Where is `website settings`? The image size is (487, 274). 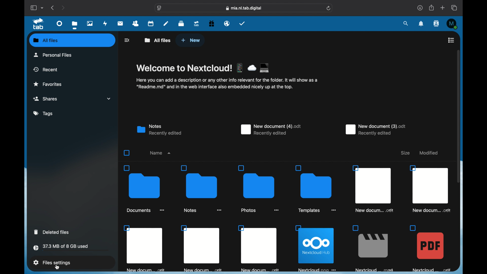
website settings is located at coordinates (159, 8).